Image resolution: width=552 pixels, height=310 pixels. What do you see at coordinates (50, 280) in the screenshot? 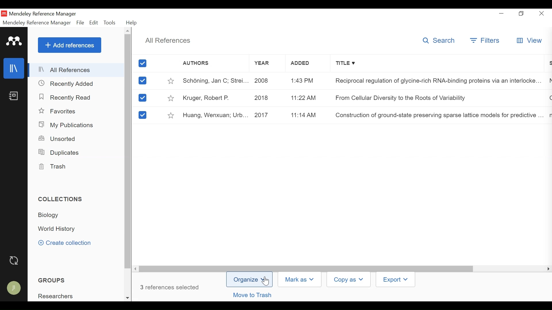
I see `Groups ` at bounding box center [50, 280].